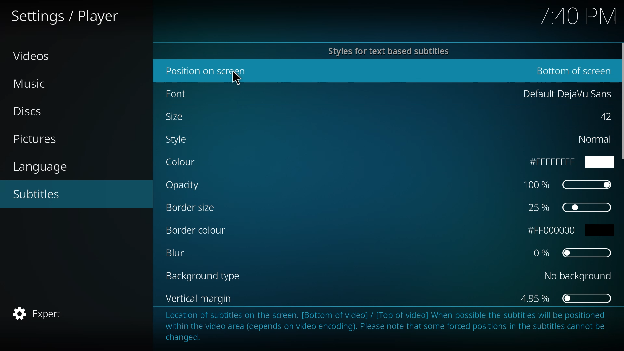 This screenshot has width=624, height=351. What do you see at coordinates (235, 79) in the screenshot?
I see `cursor` at bounding box center [235, 79].